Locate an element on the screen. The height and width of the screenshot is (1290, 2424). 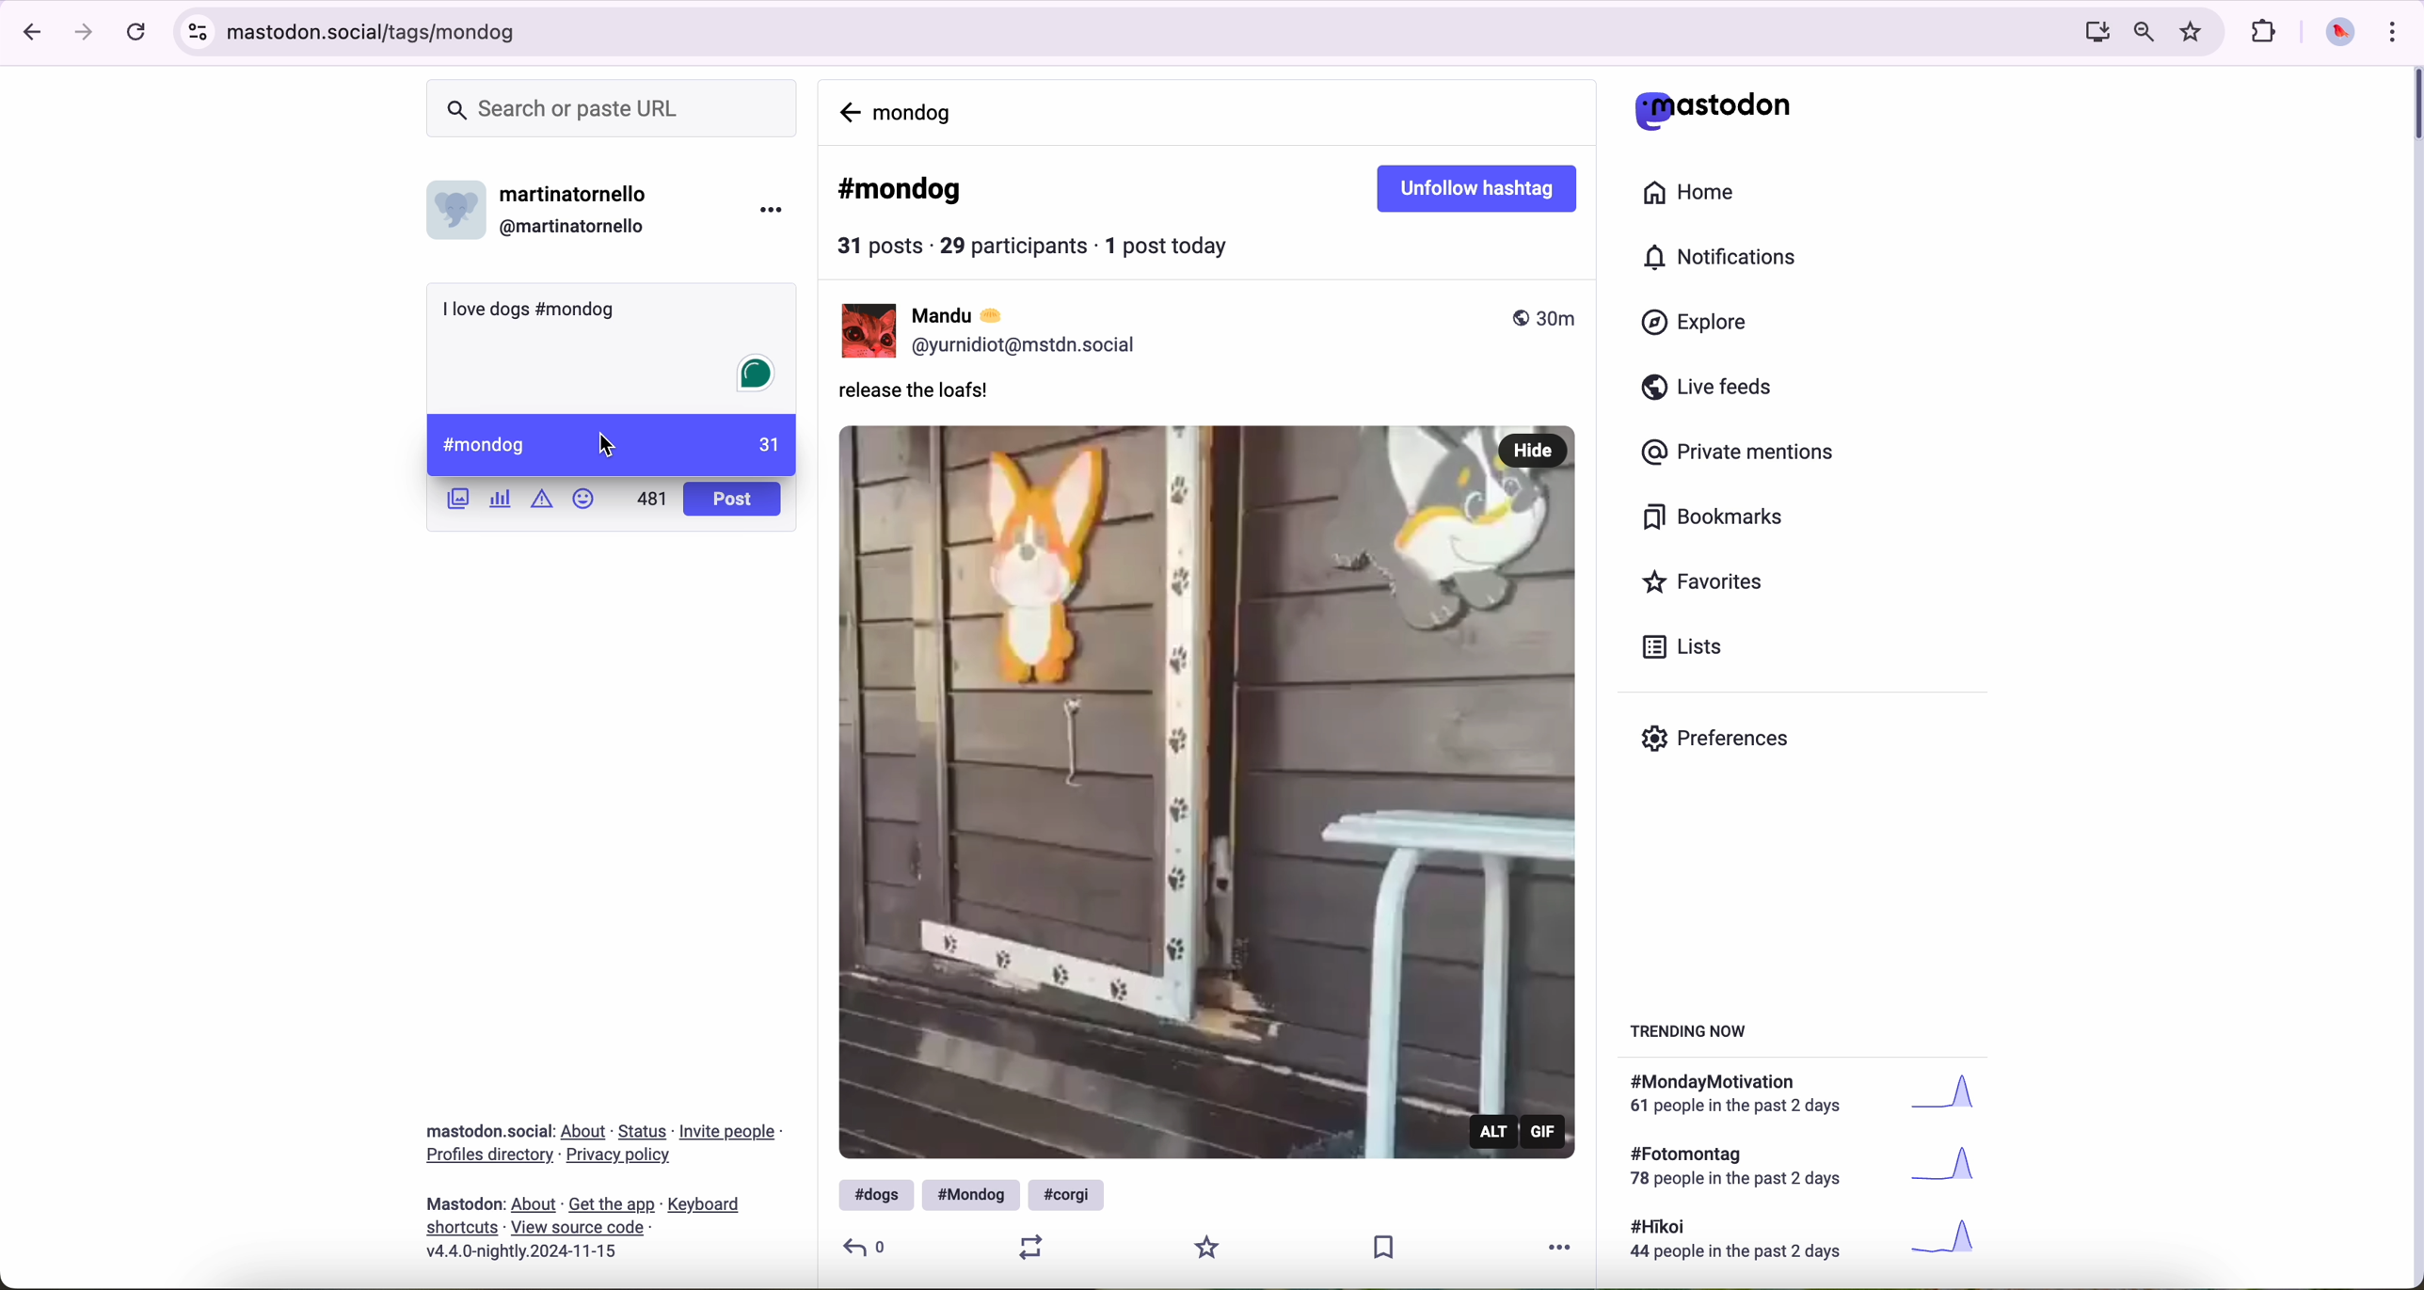
navigate back is located at coordinates (848, 109).